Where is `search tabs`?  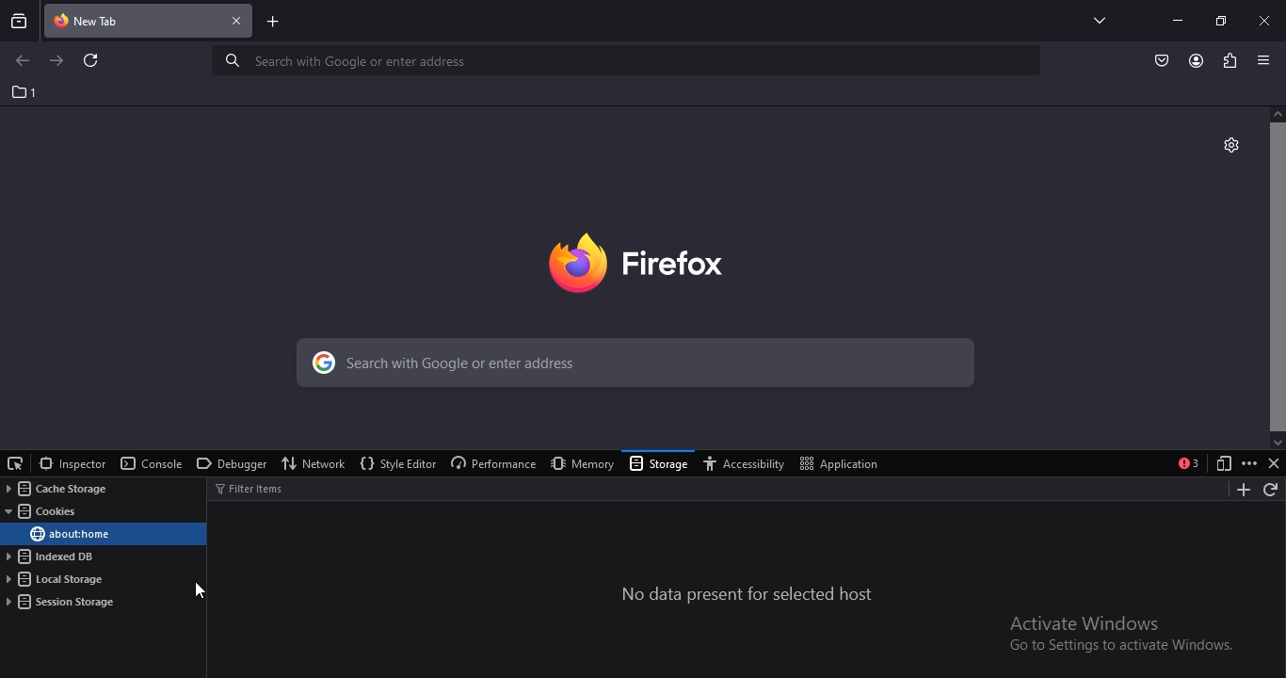
search tabs is located at coordinates (20, 21).